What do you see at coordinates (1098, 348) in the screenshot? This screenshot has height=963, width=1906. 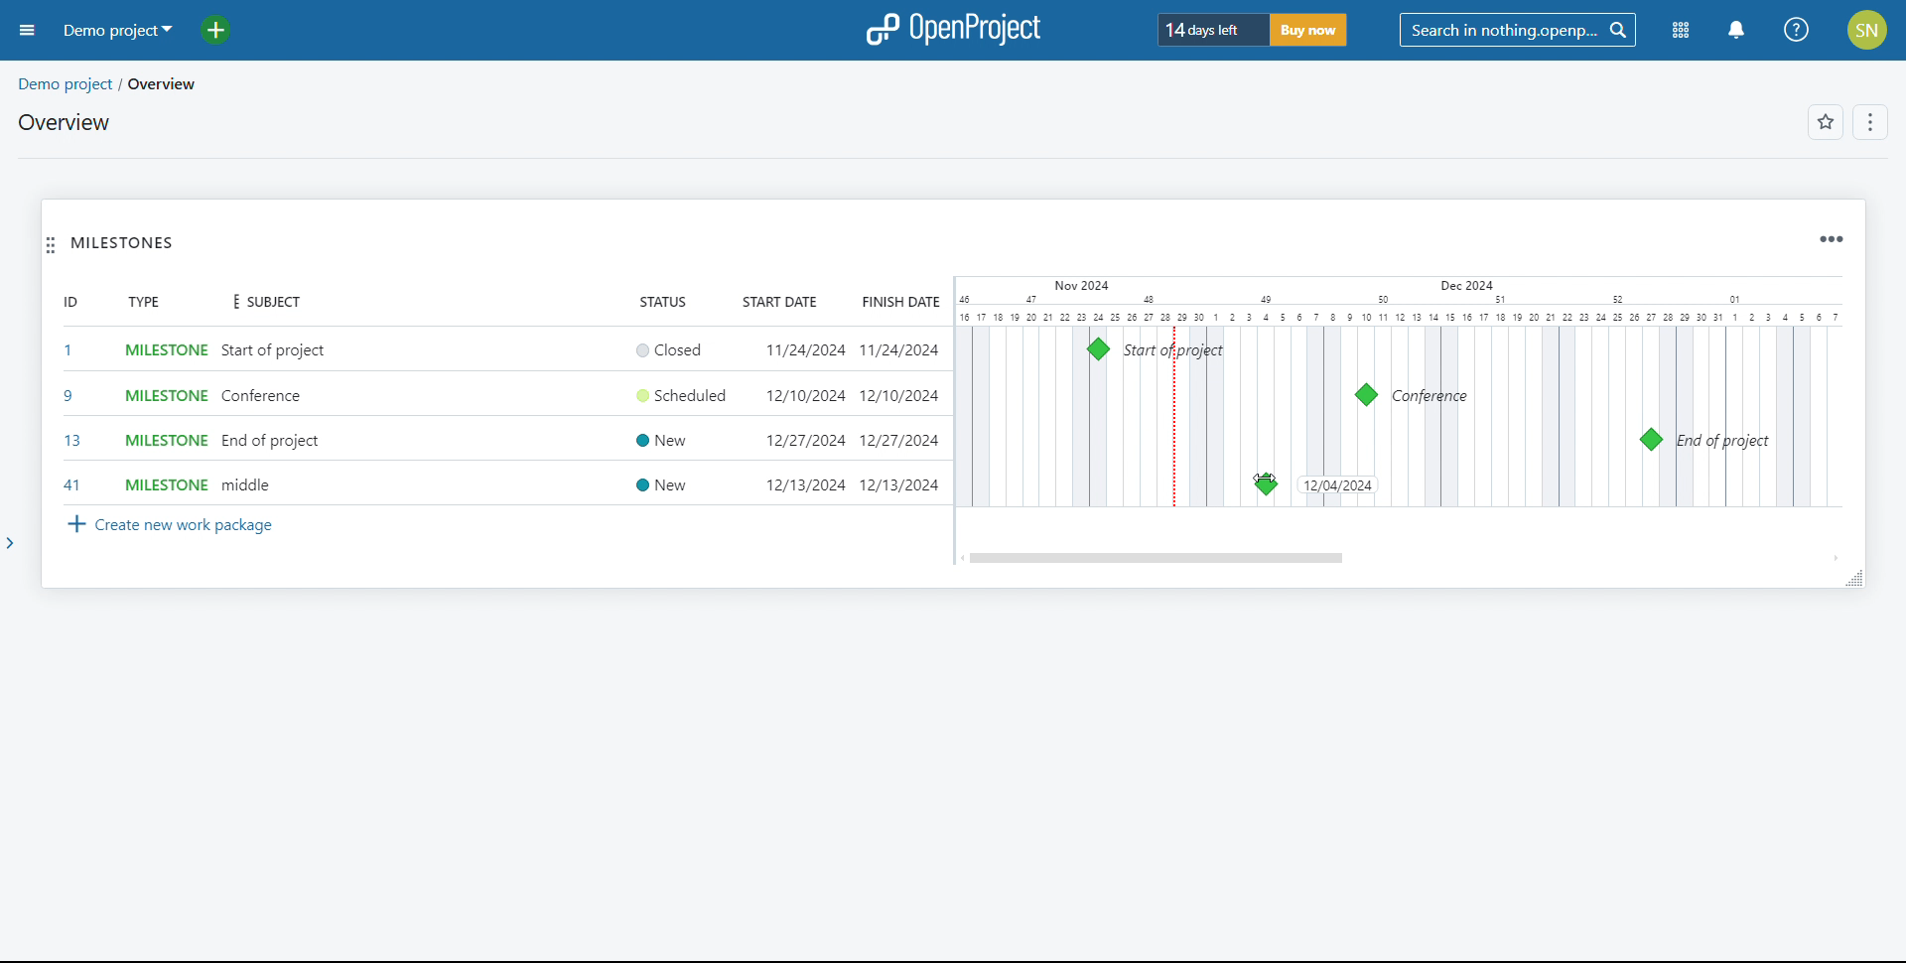 I see `milestone 1` at bounding box center [1098, 348].